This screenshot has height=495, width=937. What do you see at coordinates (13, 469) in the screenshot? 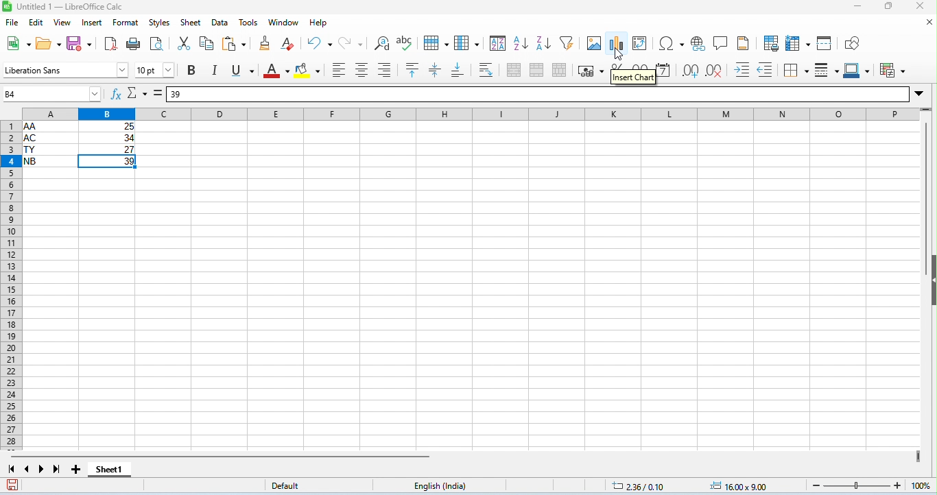
I see `first sheet` at bounding box center [13, 469].